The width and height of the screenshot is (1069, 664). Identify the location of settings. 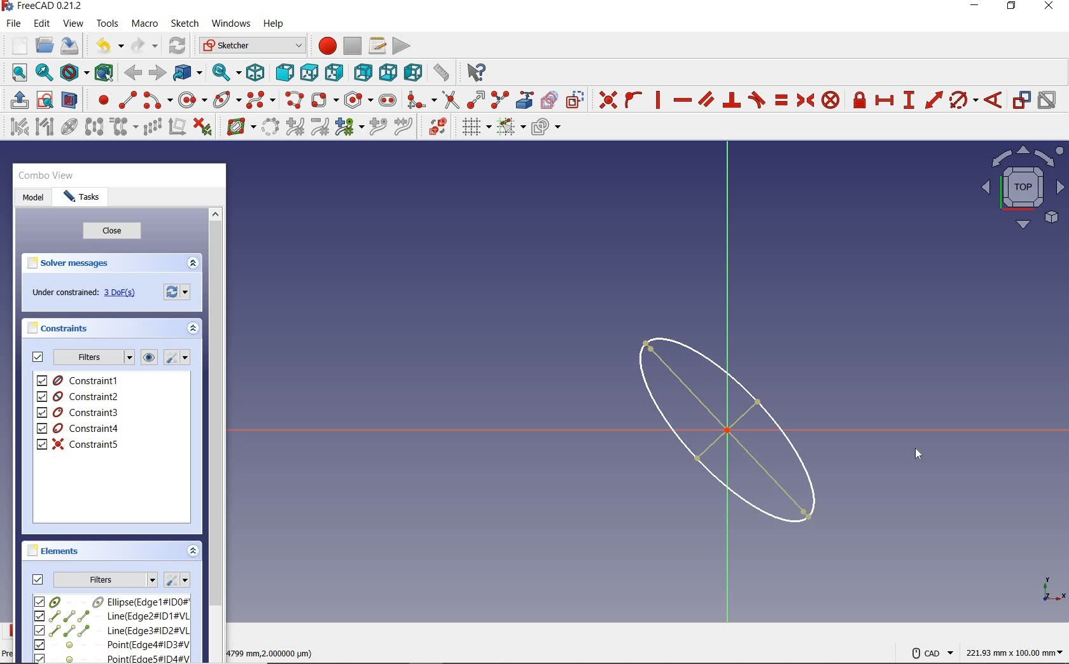
(176, 580).